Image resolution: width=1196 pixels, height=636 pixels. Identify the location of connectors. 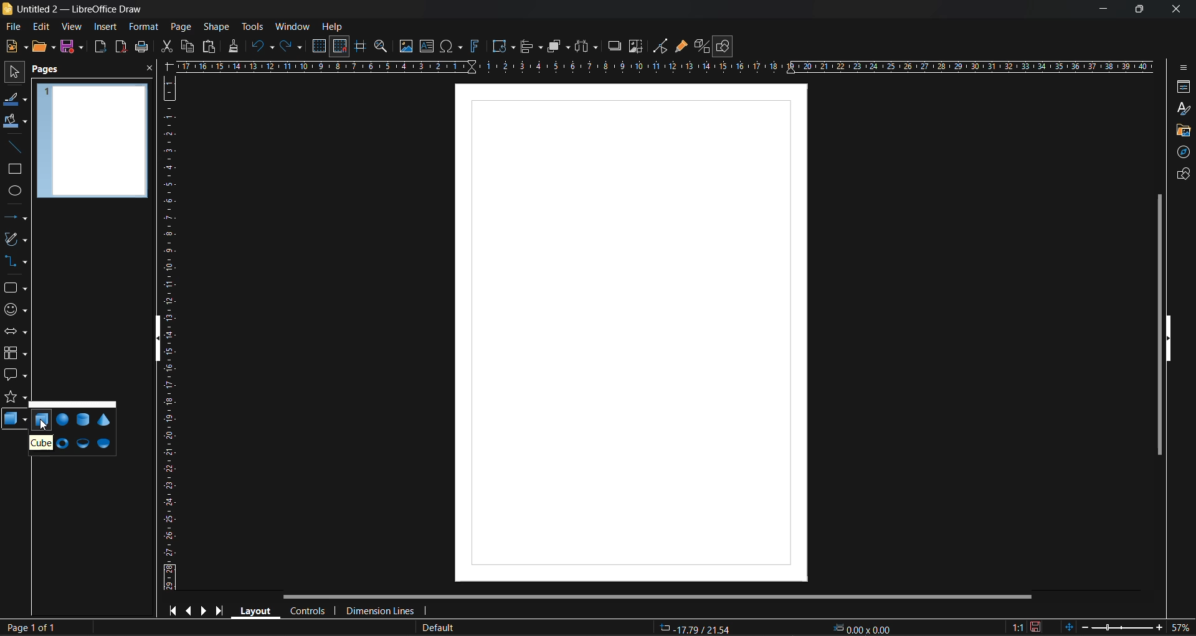
(16, 262).